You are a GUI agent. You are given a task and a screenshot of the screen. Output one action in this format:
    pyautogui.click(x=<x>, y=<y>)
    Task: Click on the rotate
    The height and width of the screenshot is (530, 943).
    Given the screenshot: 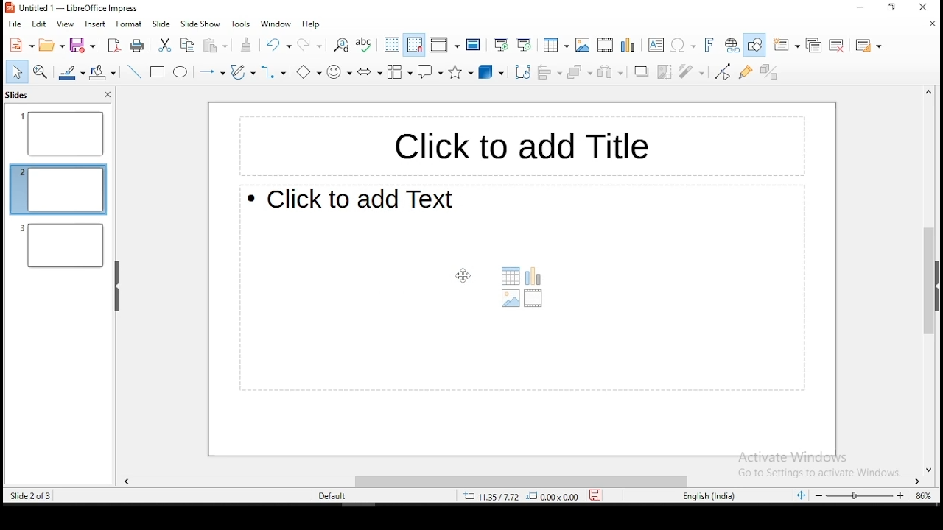 What is the action you would take?
    pyautogui.click(x=522, y=73)
    